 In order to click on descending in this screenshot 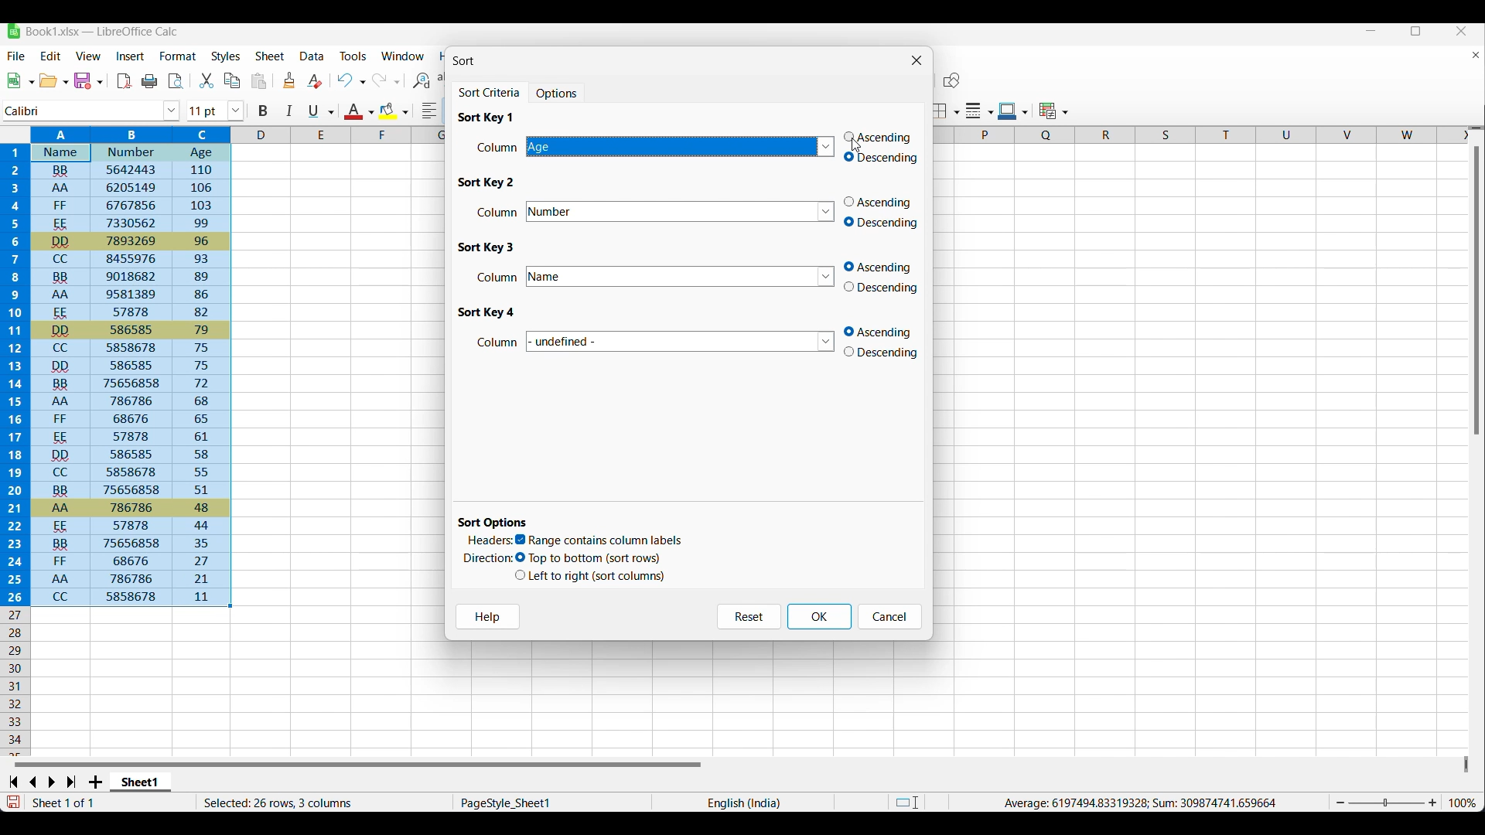, I will do `click(882, 223)`.